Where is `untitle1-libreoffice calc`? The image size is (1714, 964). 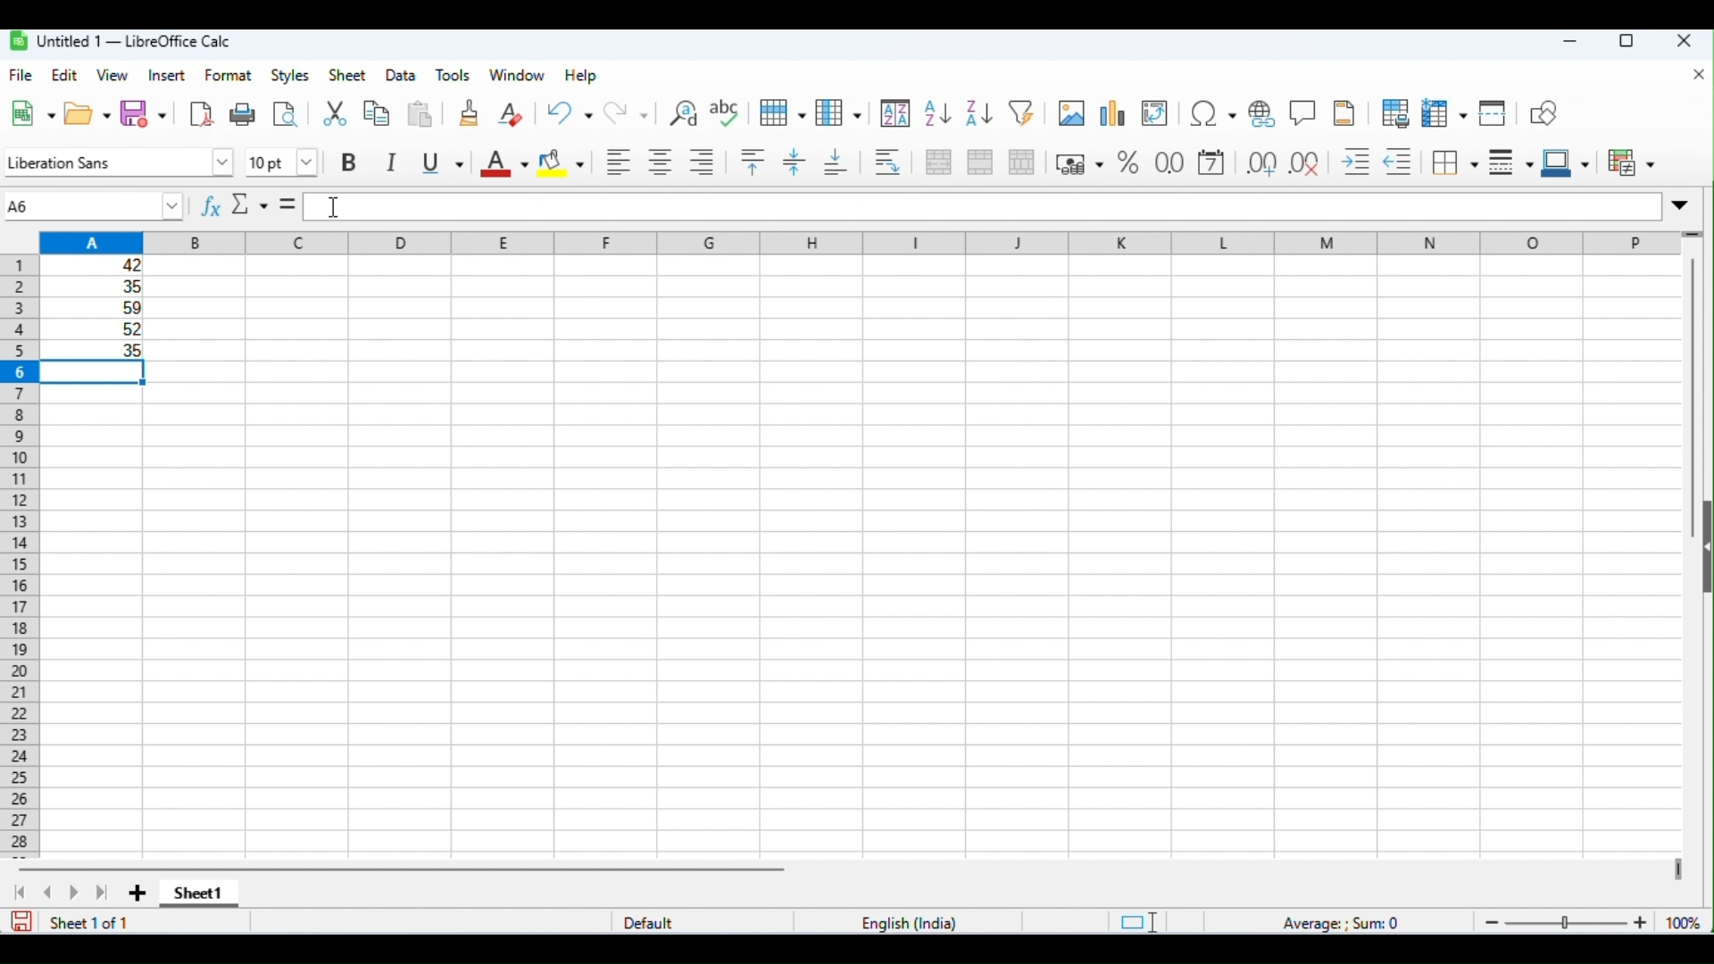 untitle1-libreoffice calc is located at coordinates (120, 41).